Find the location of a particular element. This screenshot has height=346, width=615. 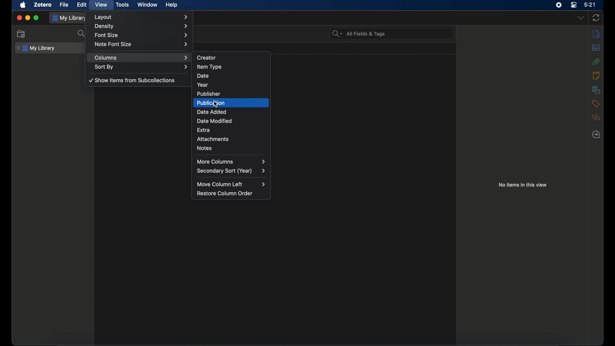

attachments is located at coordinates (596, 61).